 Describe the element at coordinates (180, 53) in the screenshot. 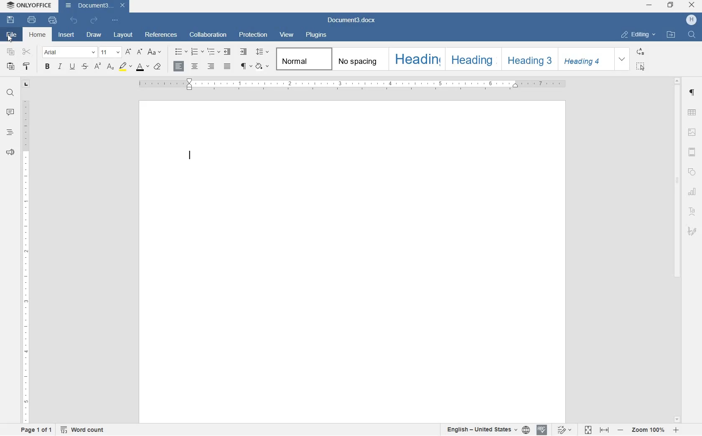

I see `bullets` at that location.